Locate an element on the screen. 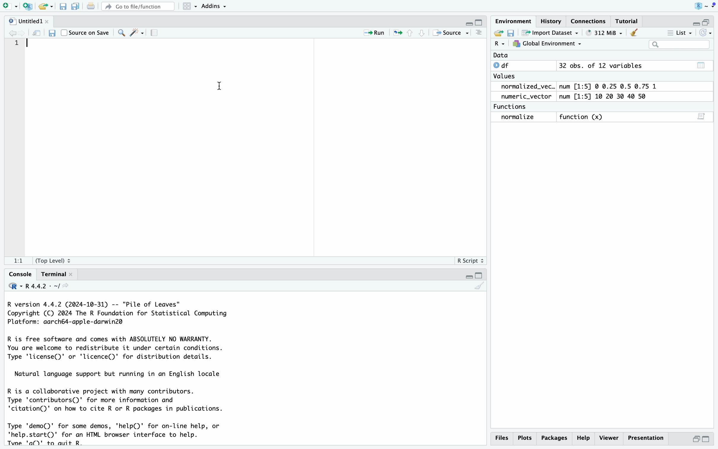 The width and height of the screenshot is (718, 449). untitled is located at coordinates (34, 20).